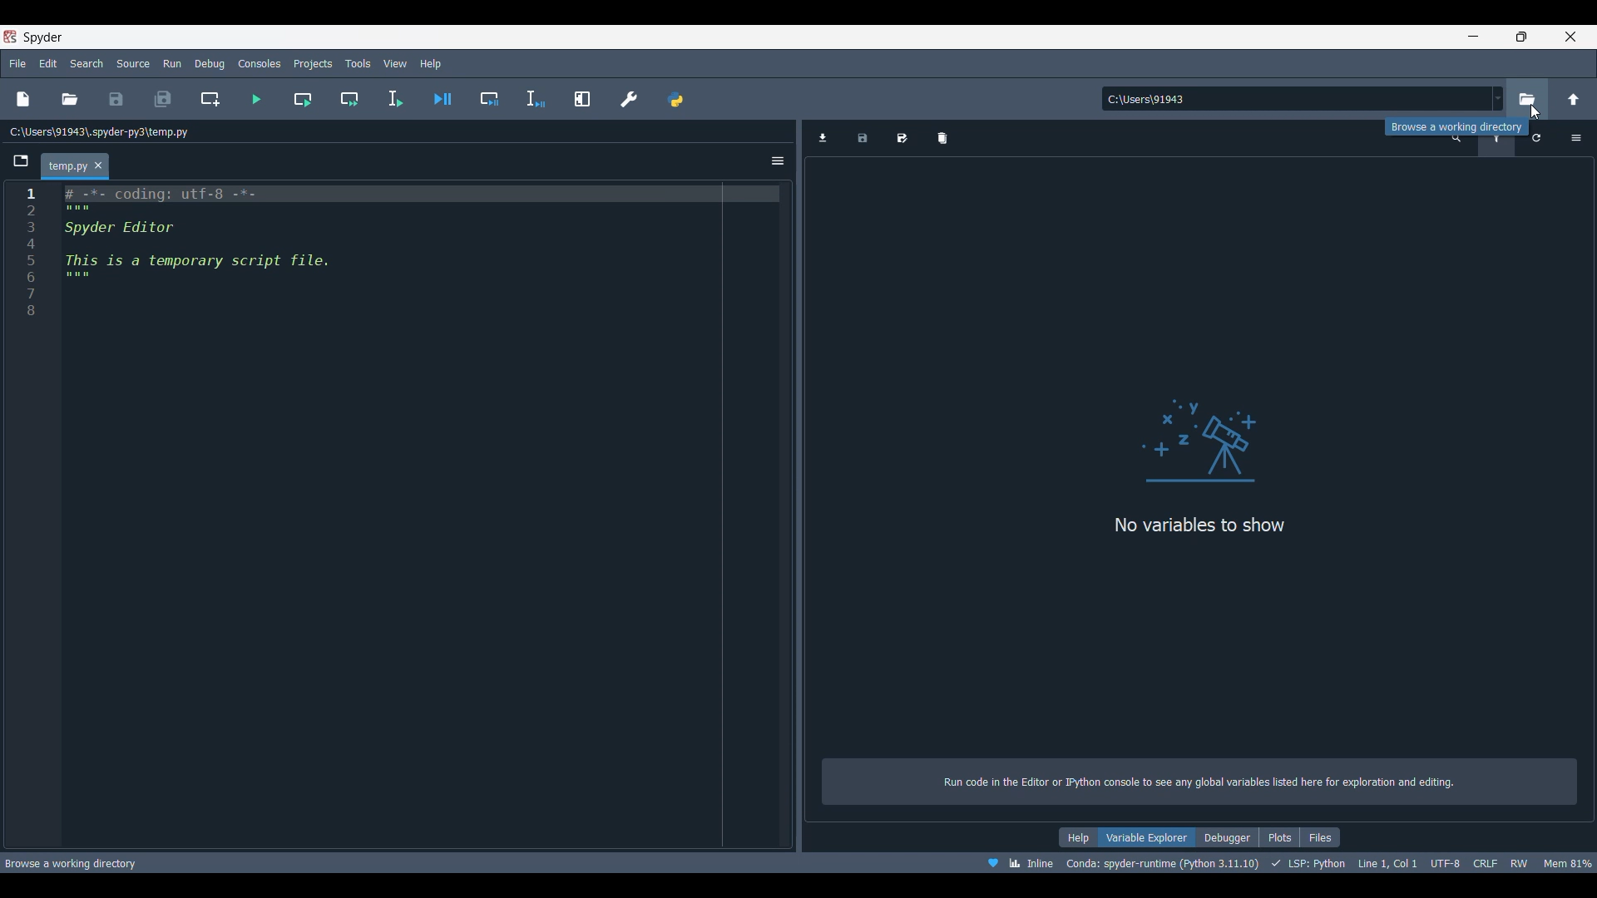  Describe the element at coordinates (1538, 138) in the screenshot. I see `Refresh variables` at that location.